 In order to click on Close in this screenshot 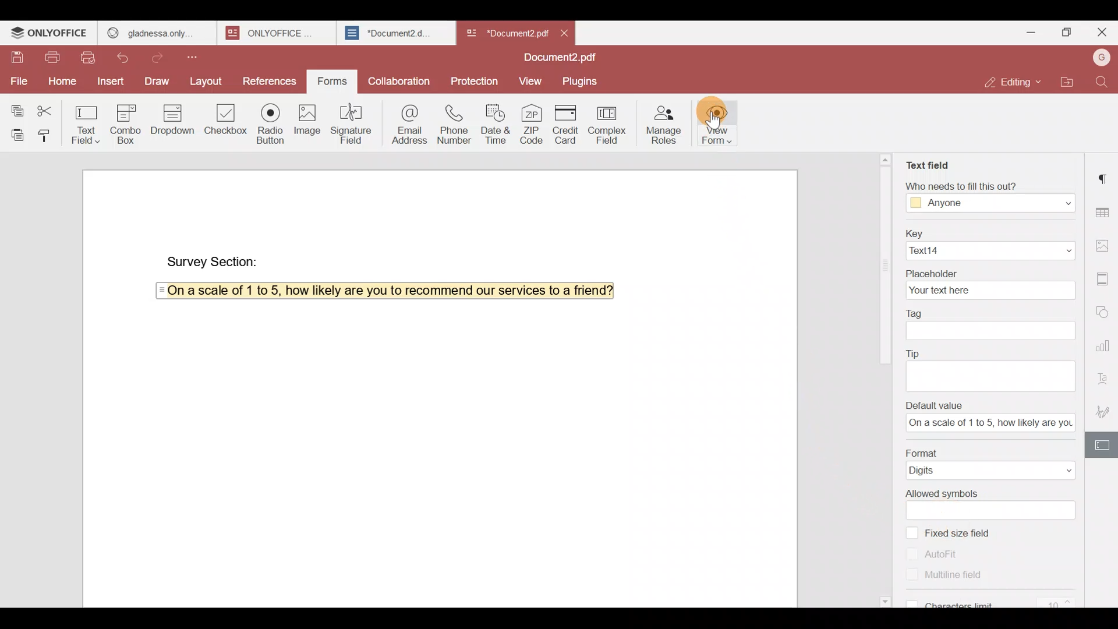, I will do `click(1101, 35)`.